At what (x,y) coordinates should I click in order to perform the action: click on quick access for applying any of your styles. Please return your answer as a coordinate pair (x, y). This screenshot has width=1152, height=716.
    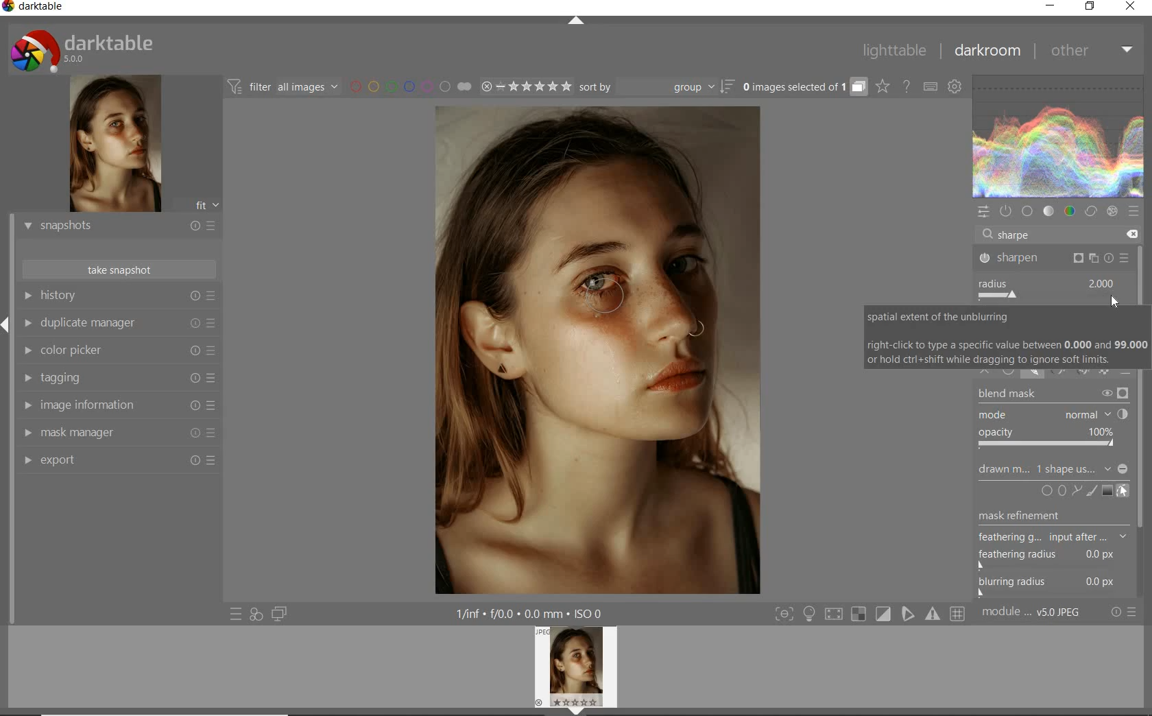
    Looking at the image, I should click on (255, 614).